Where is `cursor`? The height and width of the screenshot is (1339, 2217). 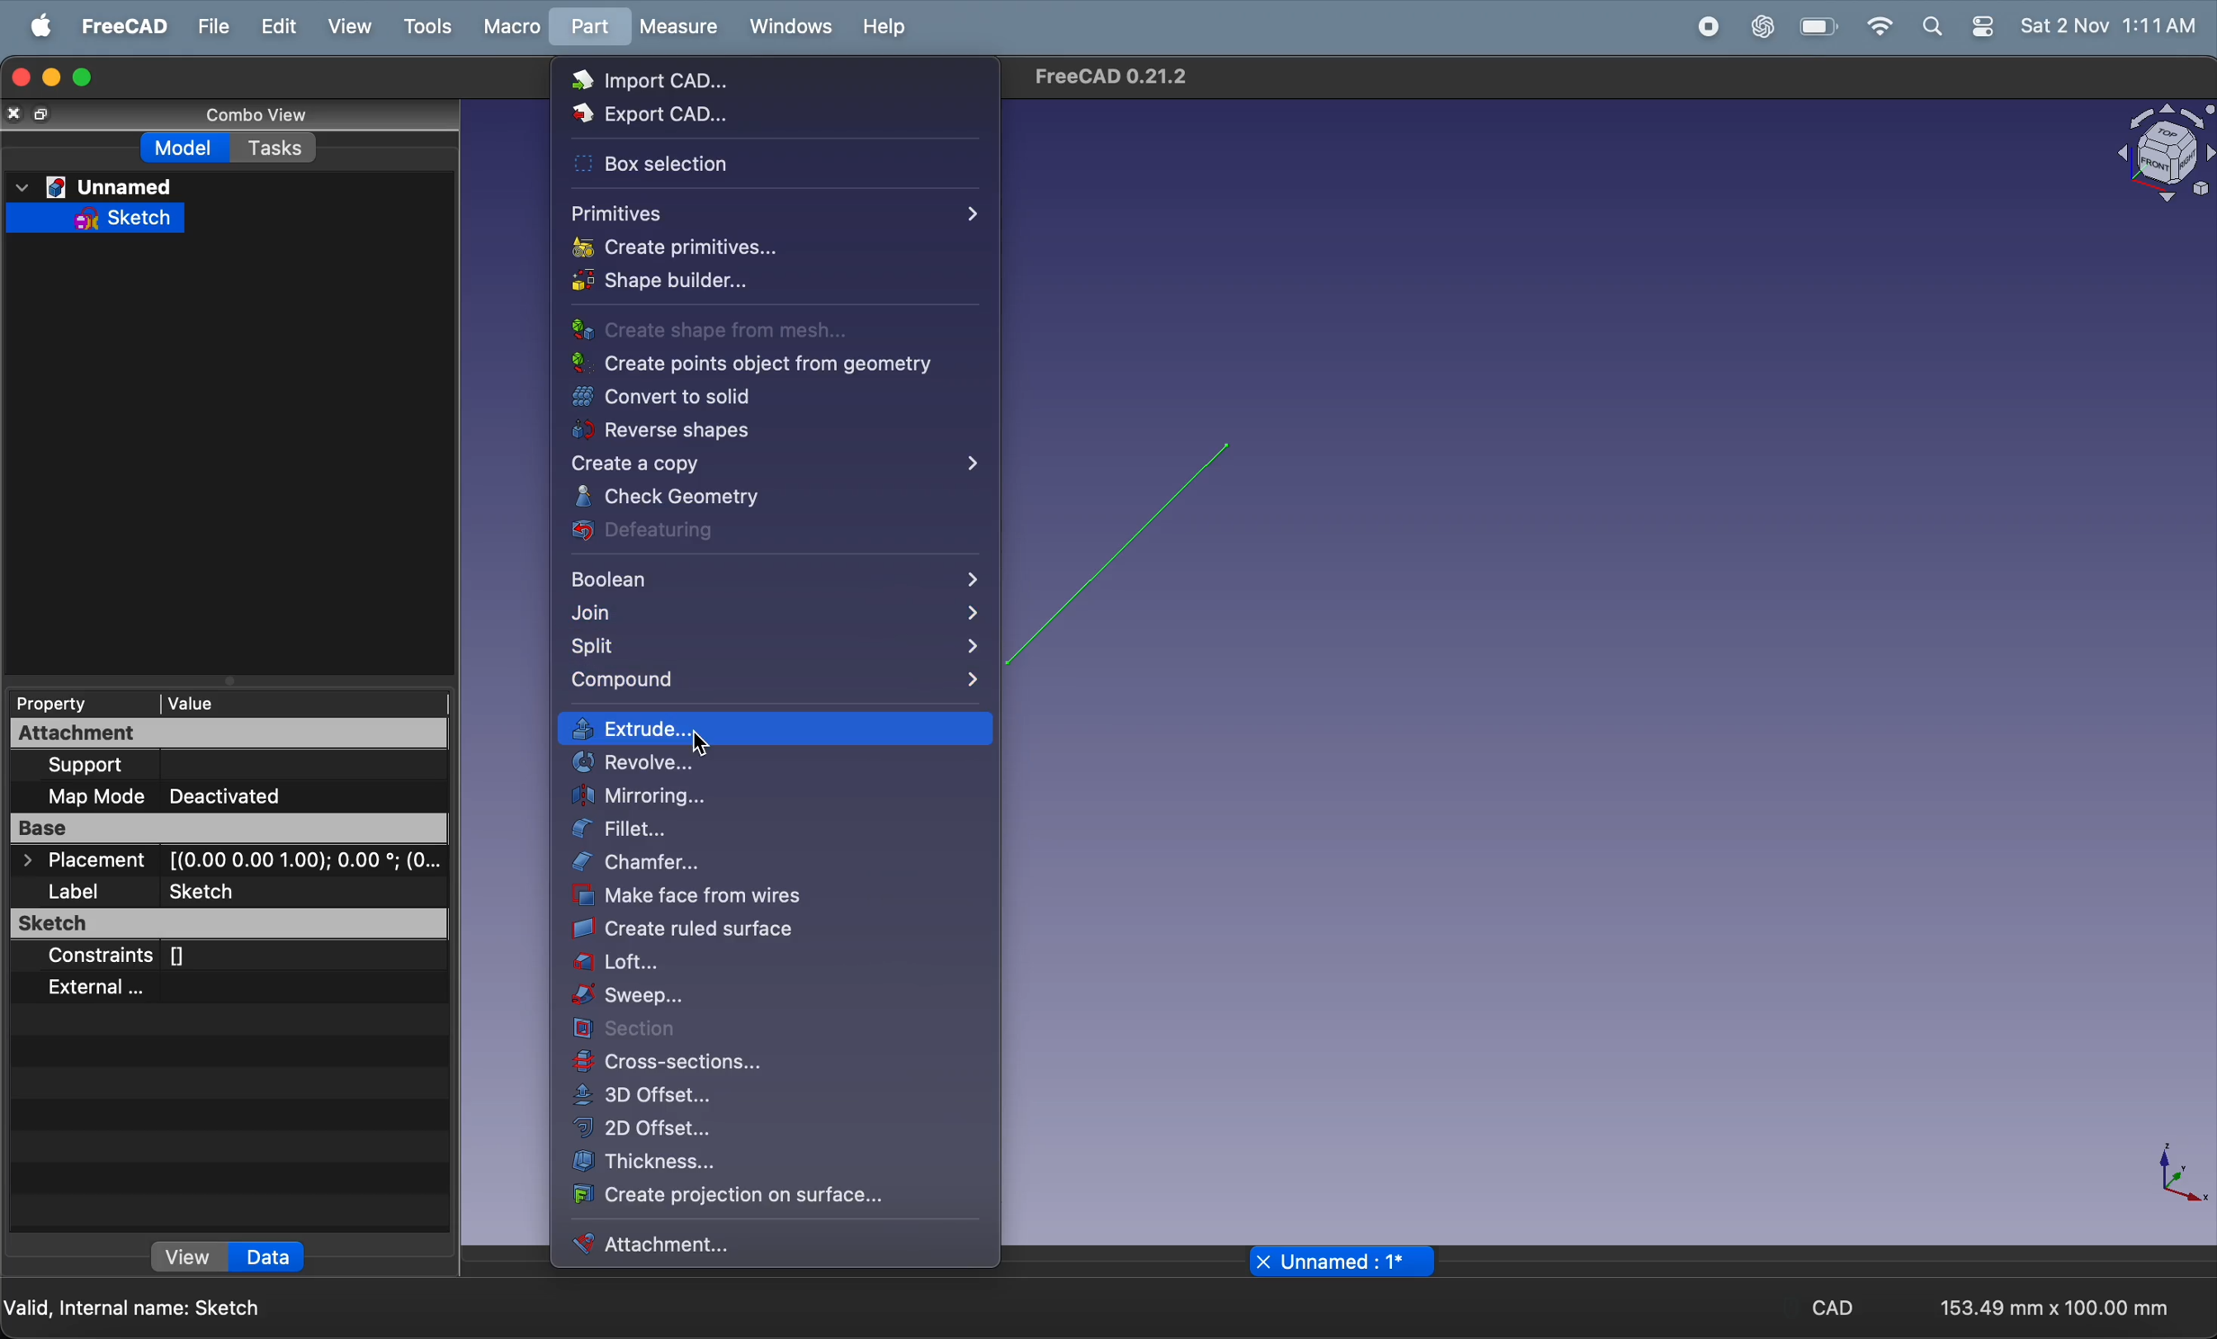
cursor is located at coordinates (699, 744).